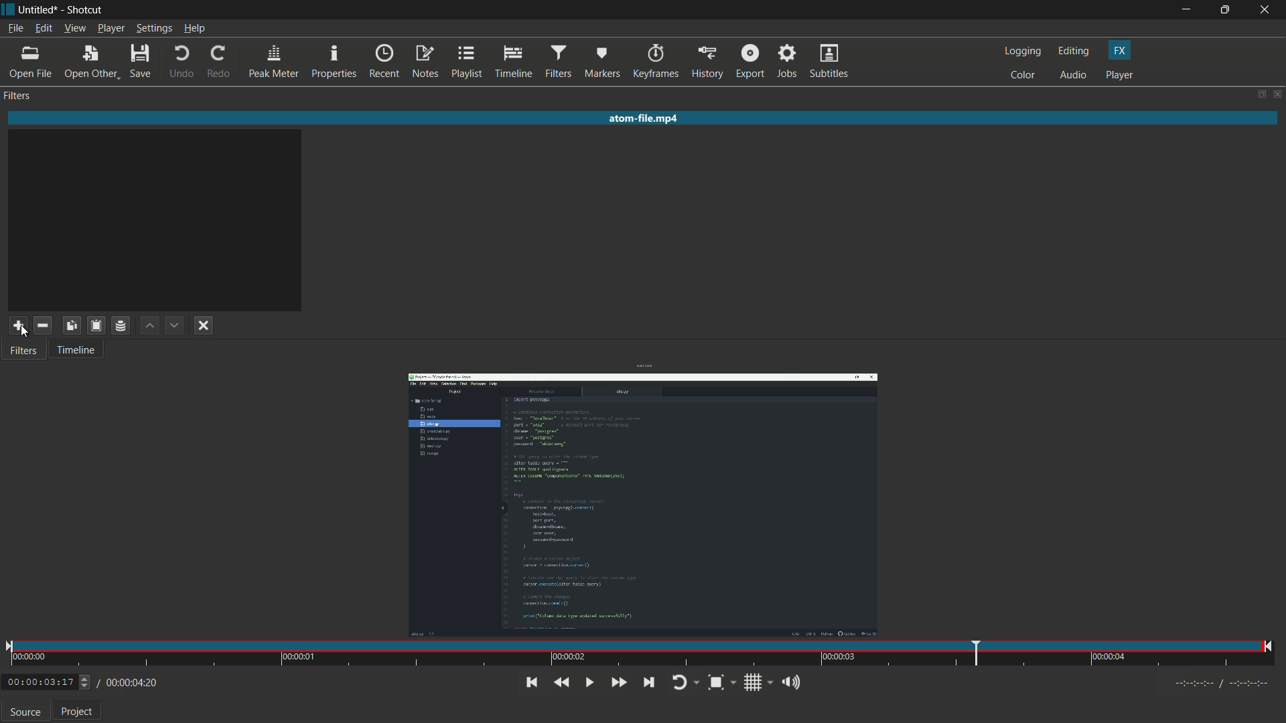  What do you see at coordinates (1022, 51) in the screenshot?
I see `logging` at bounding box center [1022, 51].